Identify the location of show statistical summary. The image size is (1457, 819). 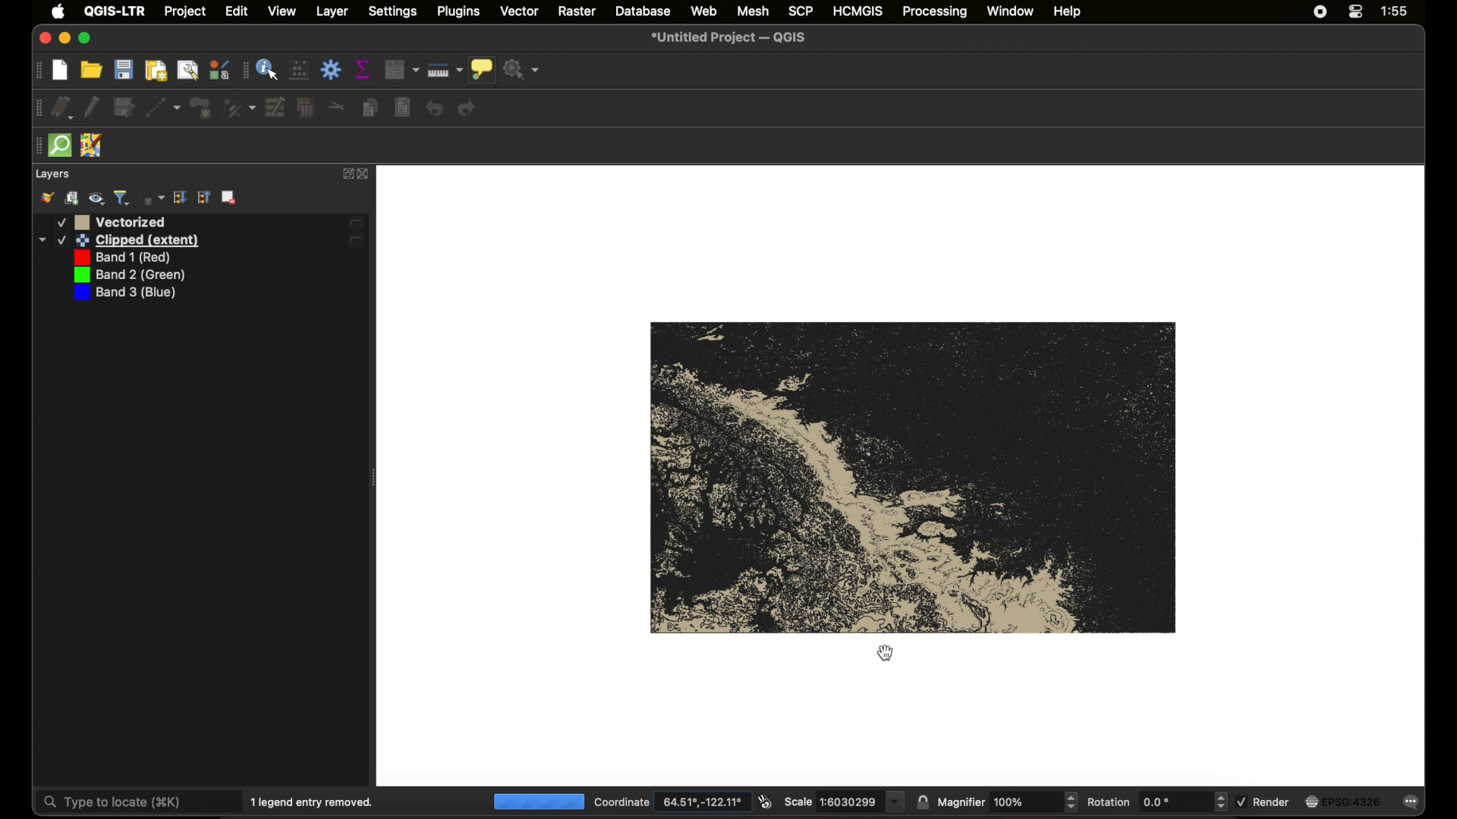
(363, 69).